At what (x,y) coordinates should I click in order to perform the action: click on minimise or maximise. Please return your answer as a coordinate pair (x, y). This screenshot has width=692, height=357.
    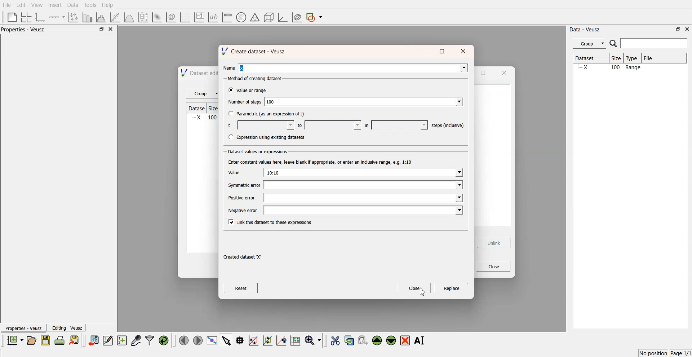
    Looking at the image, I should click on (678, 29).